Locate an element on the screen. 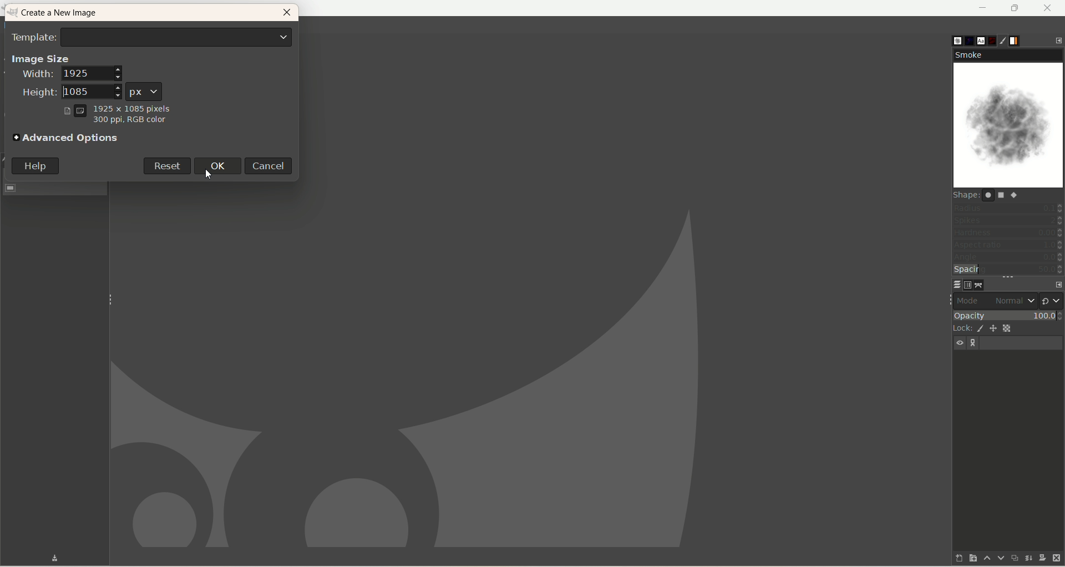 The height and width of the screenshot is (567, 1065). brush is located at coordinates (950, 38).